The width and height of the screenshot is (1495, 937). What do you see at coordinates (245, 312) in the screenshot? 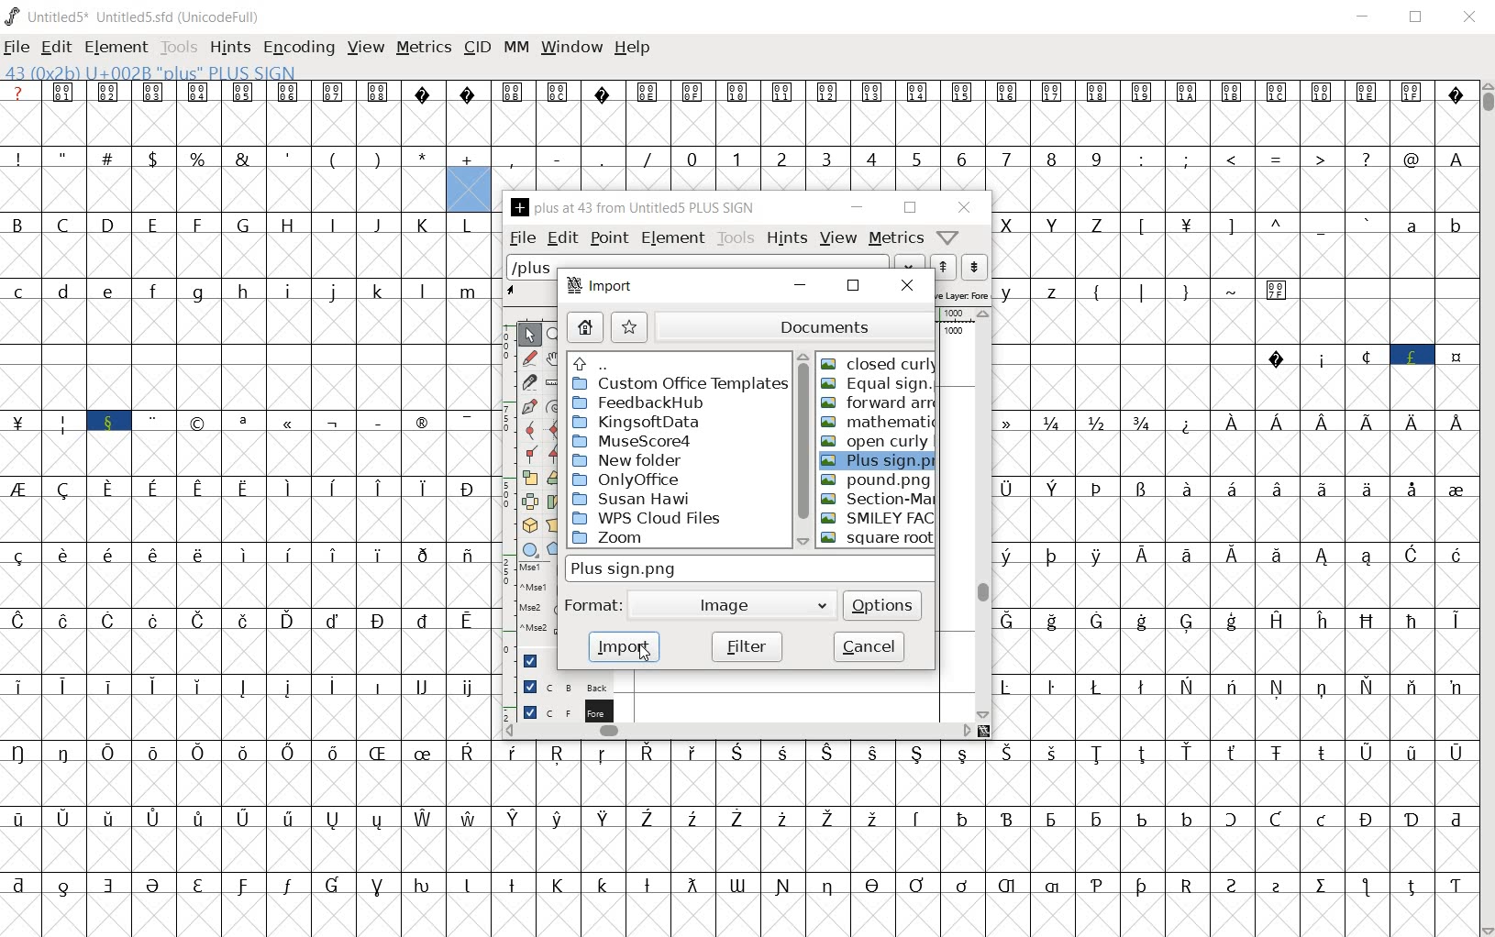
I see `alphabets` at bounding box center [245, 312].